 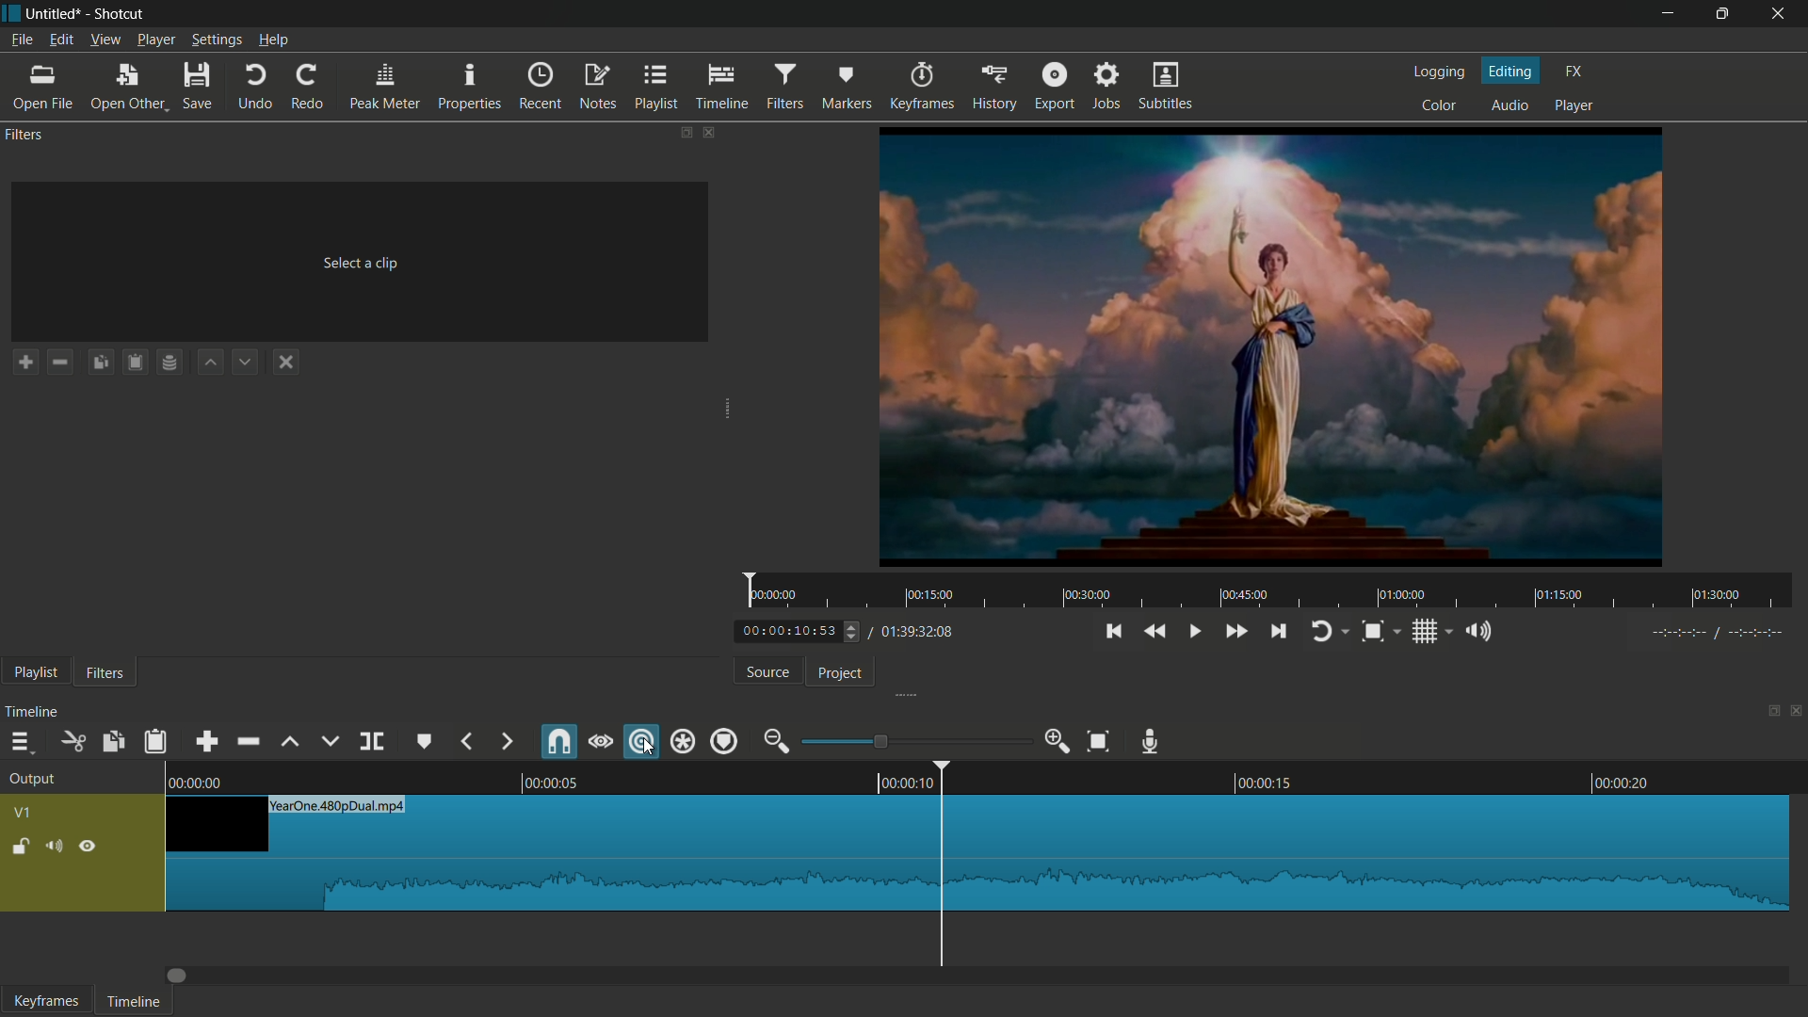 I want to click on next markers, so click(x=505, y=741).